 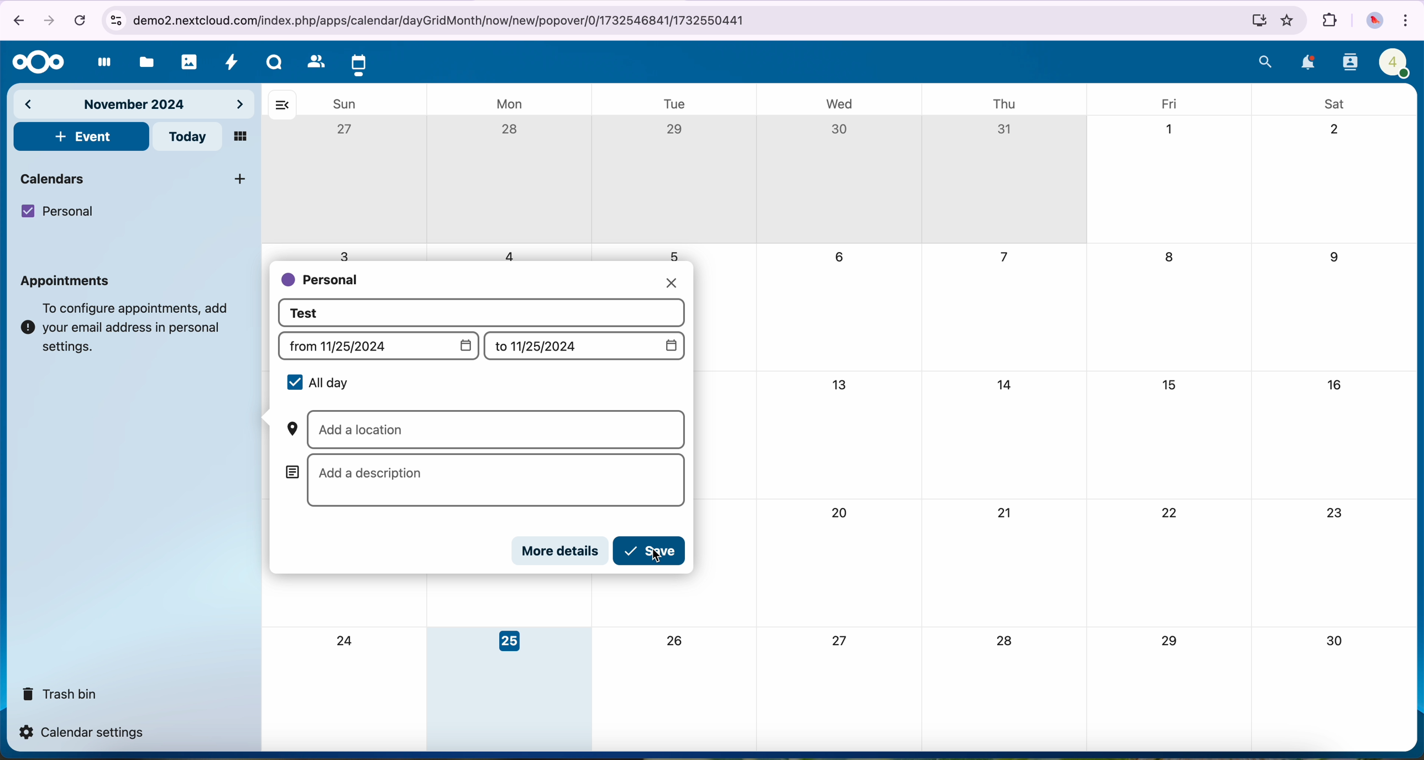 What do you see at coordinates (187, 137) in the screenshot?
I see `today` at bounding box center [187, 137].